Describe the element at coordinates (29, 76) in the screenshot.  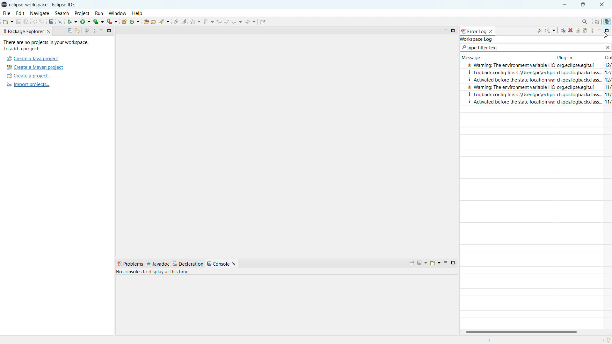
I see `create a project` at that location.